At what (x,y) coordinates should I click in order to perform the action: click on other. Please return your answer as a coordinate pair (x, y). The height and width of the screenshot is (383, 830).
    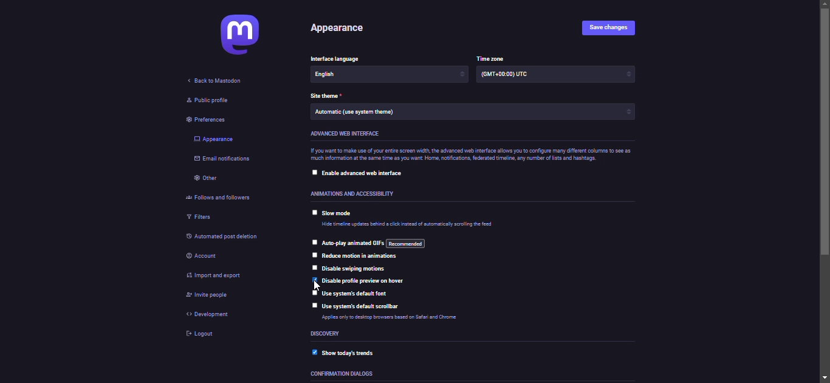
    Looking at the image, I should click on (205, 179).